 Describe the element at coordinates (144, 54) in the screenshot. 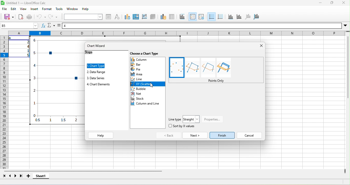

I see `choose a chart type` at that location.